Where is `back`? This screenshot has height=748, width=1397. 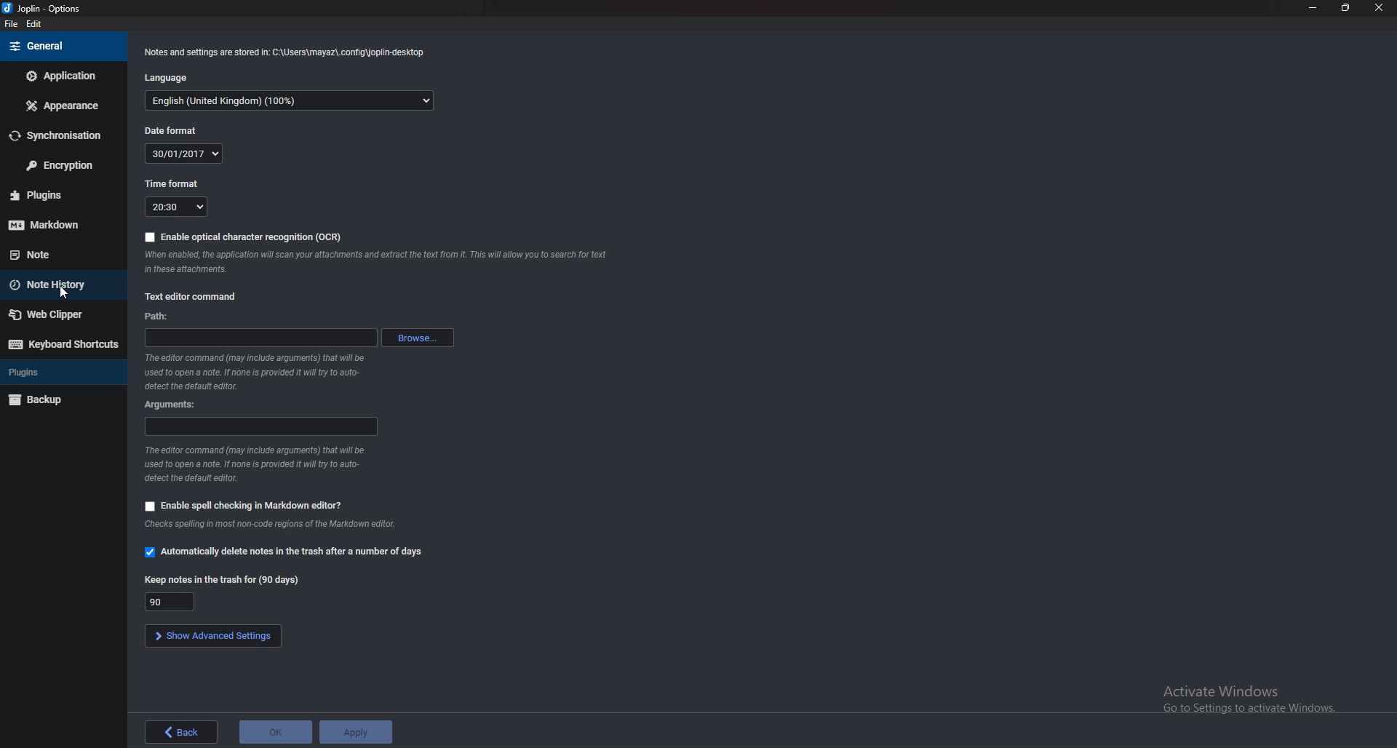 back is located at coordinates (181, 733).